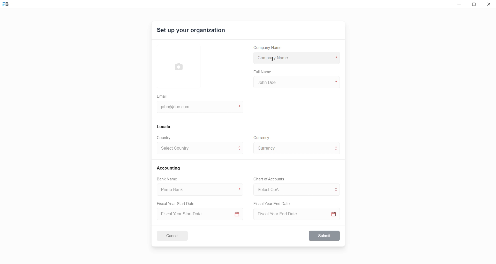  Describe the element at coordinates (292, 148) in the screenshot. I see `select currency` at that location.